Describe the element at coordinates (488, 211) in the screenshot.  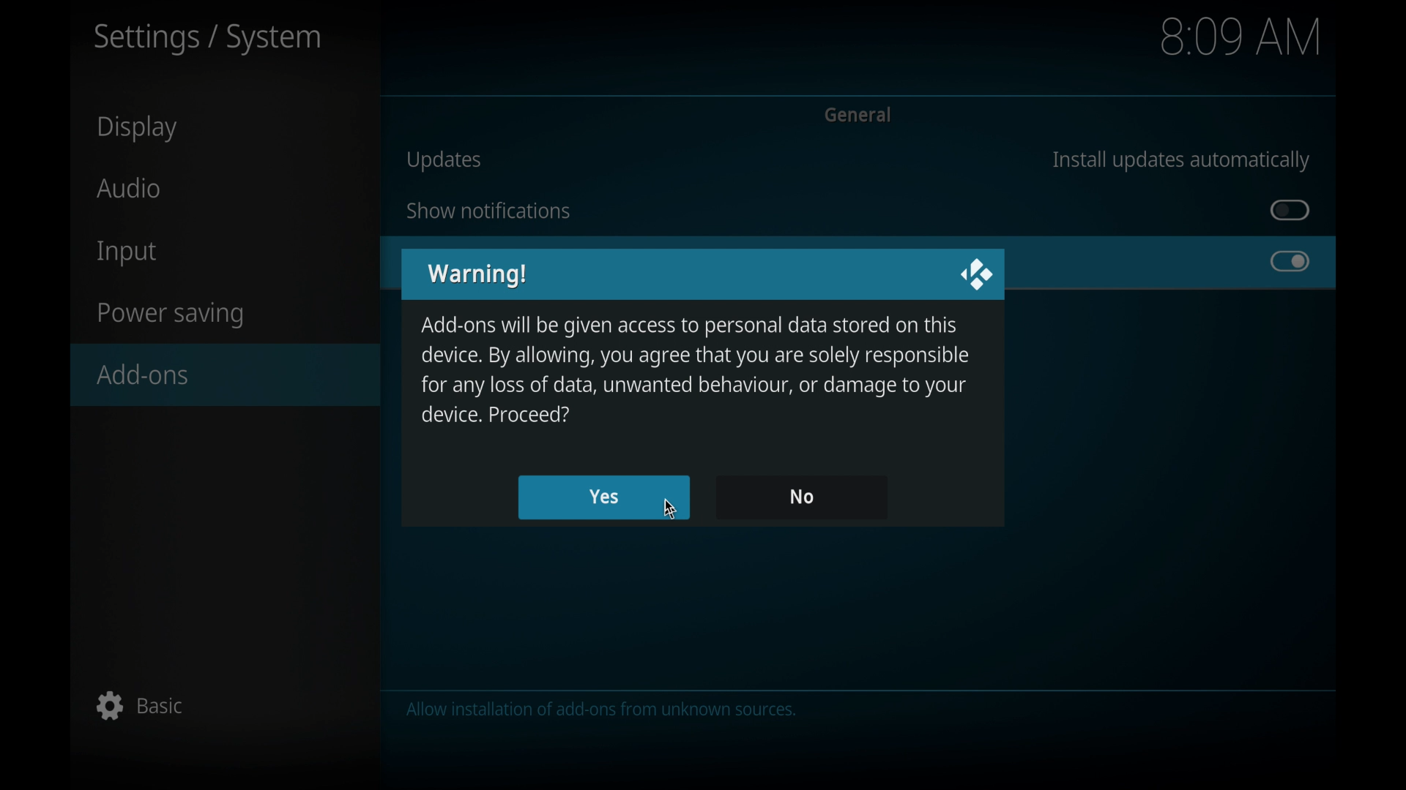
I see `show notifications` at that location.